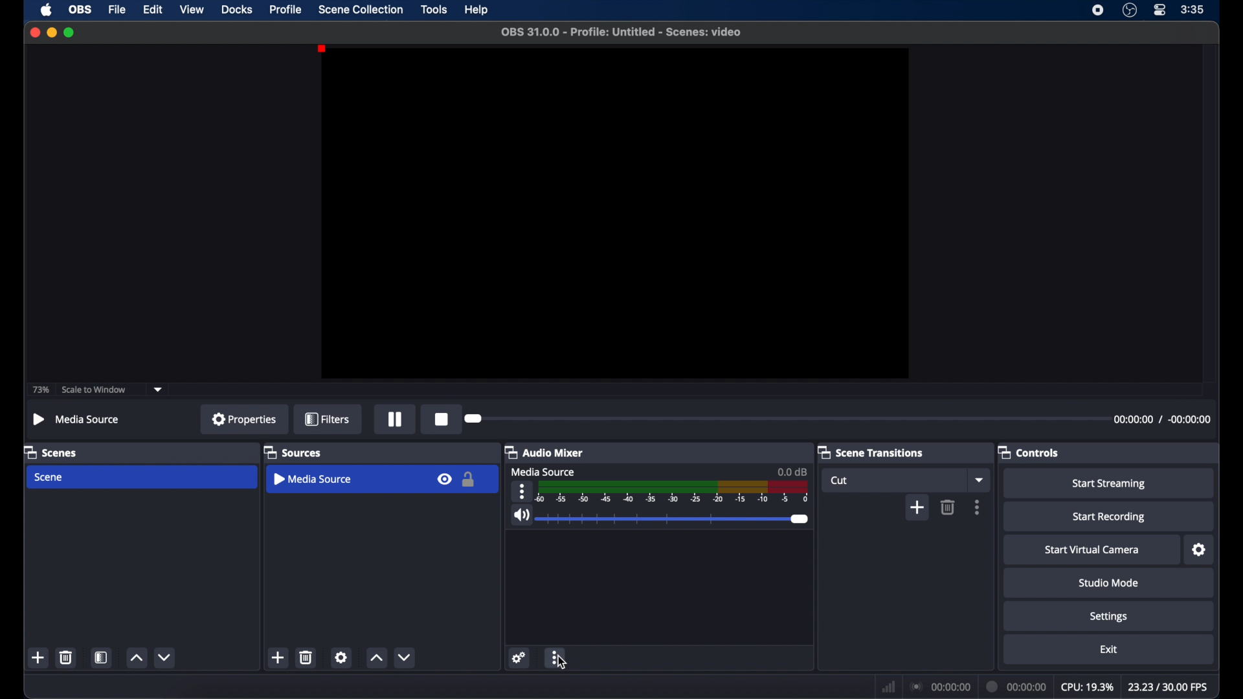 This screenshot has width=1243, height=699. I want to click on close, so click(34, 32).